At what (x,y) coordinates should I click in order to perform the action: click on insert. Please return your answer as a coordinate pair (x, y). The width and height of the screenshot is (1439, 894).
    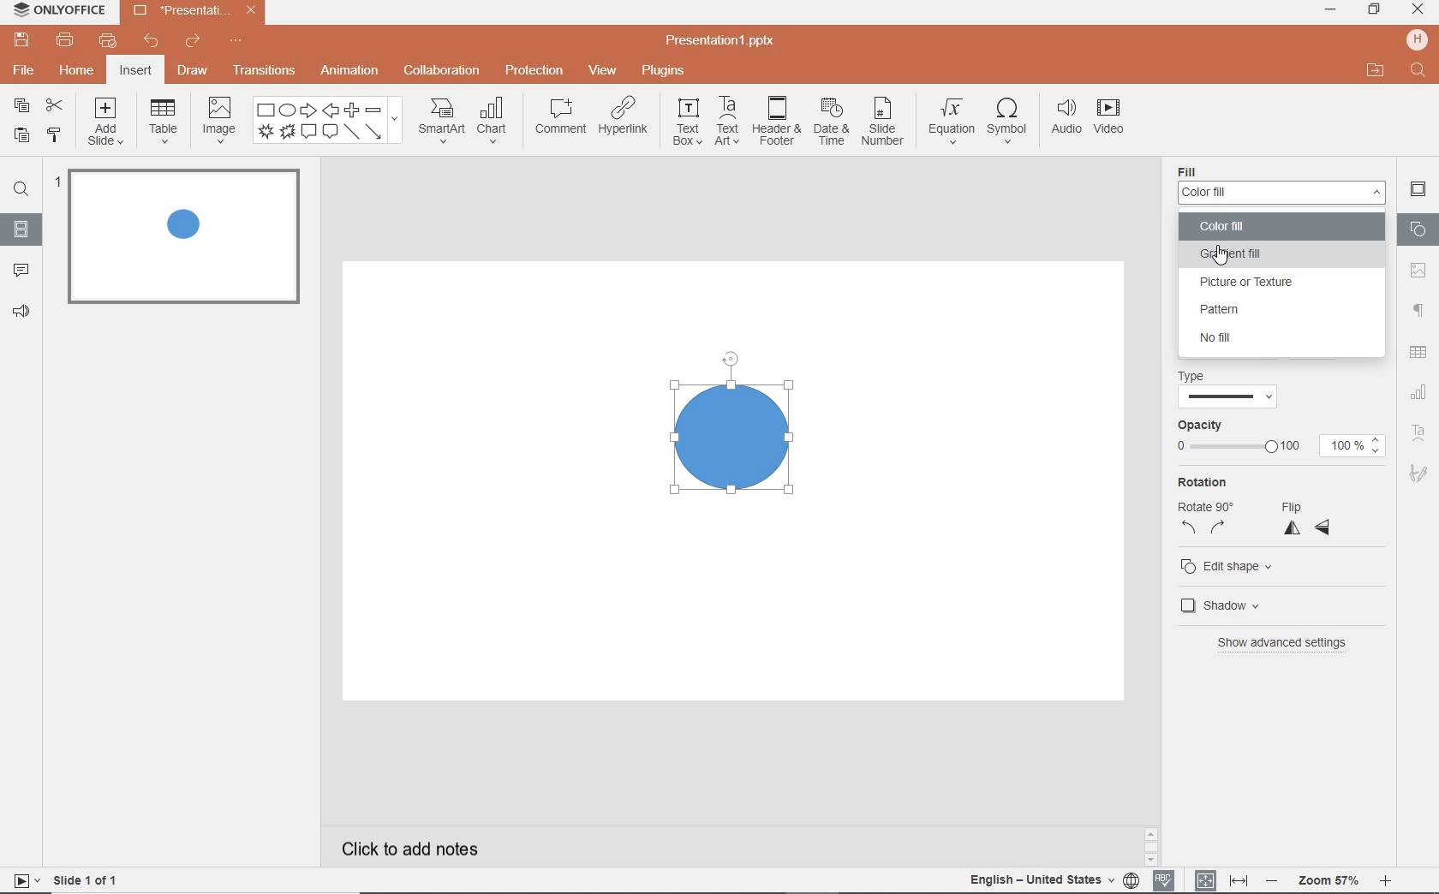
    Looking at the image, I should click on (135, 71).